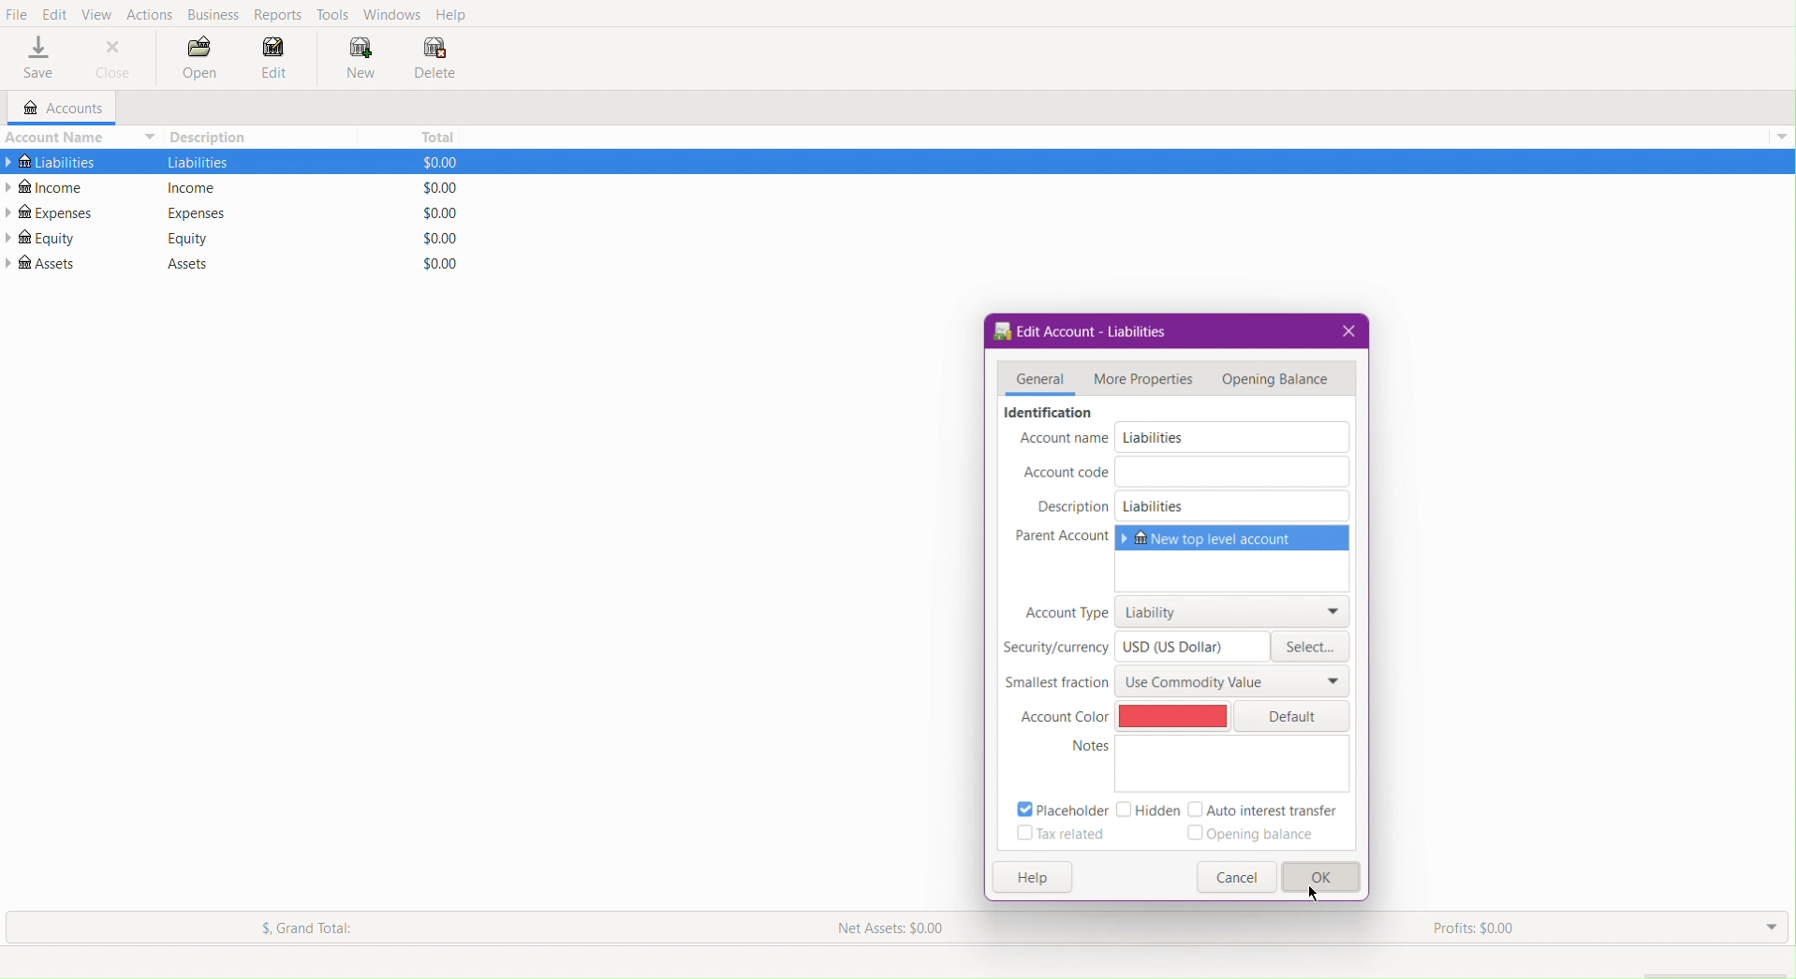  I want to click on $0.00, so click(432, 263).